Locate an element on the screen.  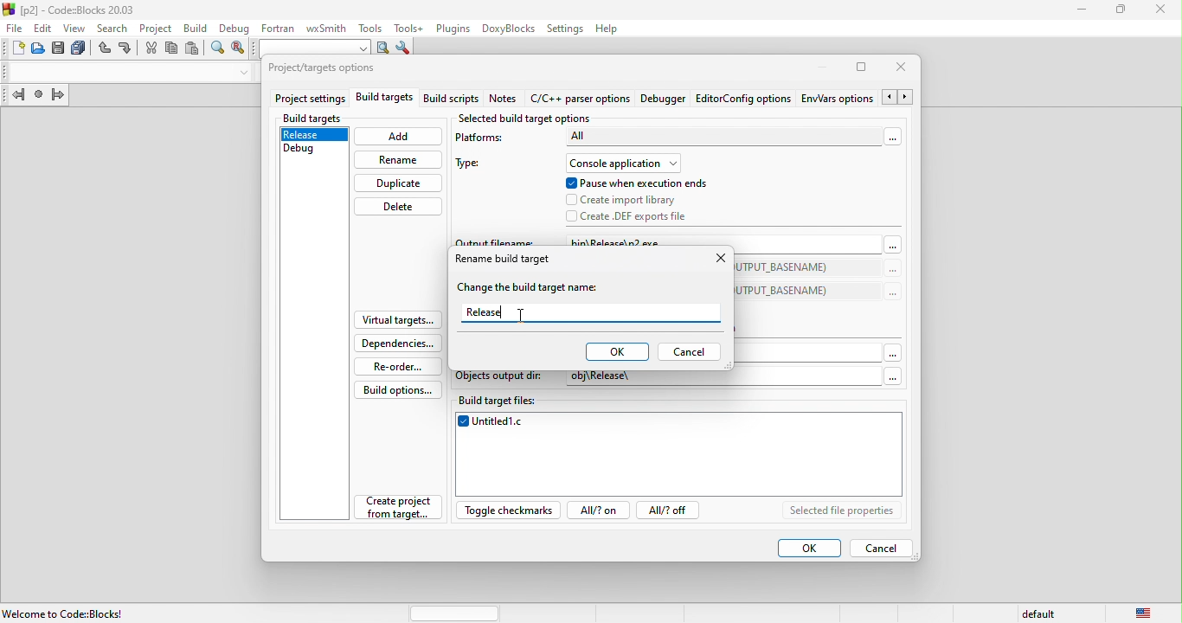
debug is located at coordinates (233, 27).